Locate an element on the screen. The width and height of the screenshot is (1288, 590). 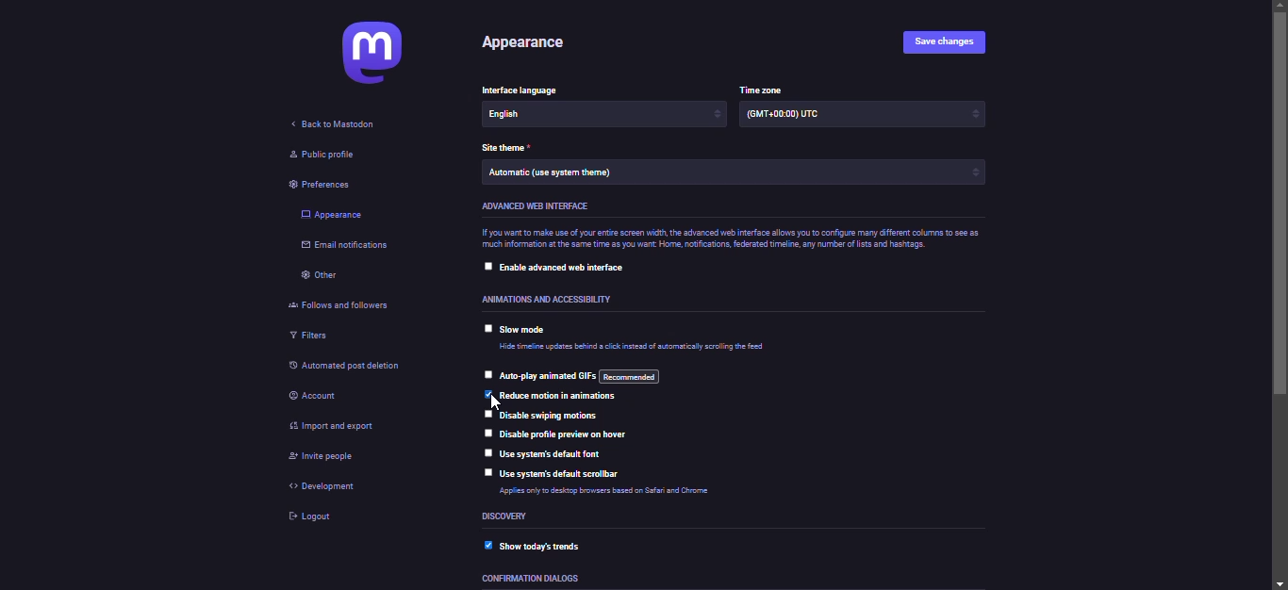
disable swiping motions is located at coordinates (548, 415).